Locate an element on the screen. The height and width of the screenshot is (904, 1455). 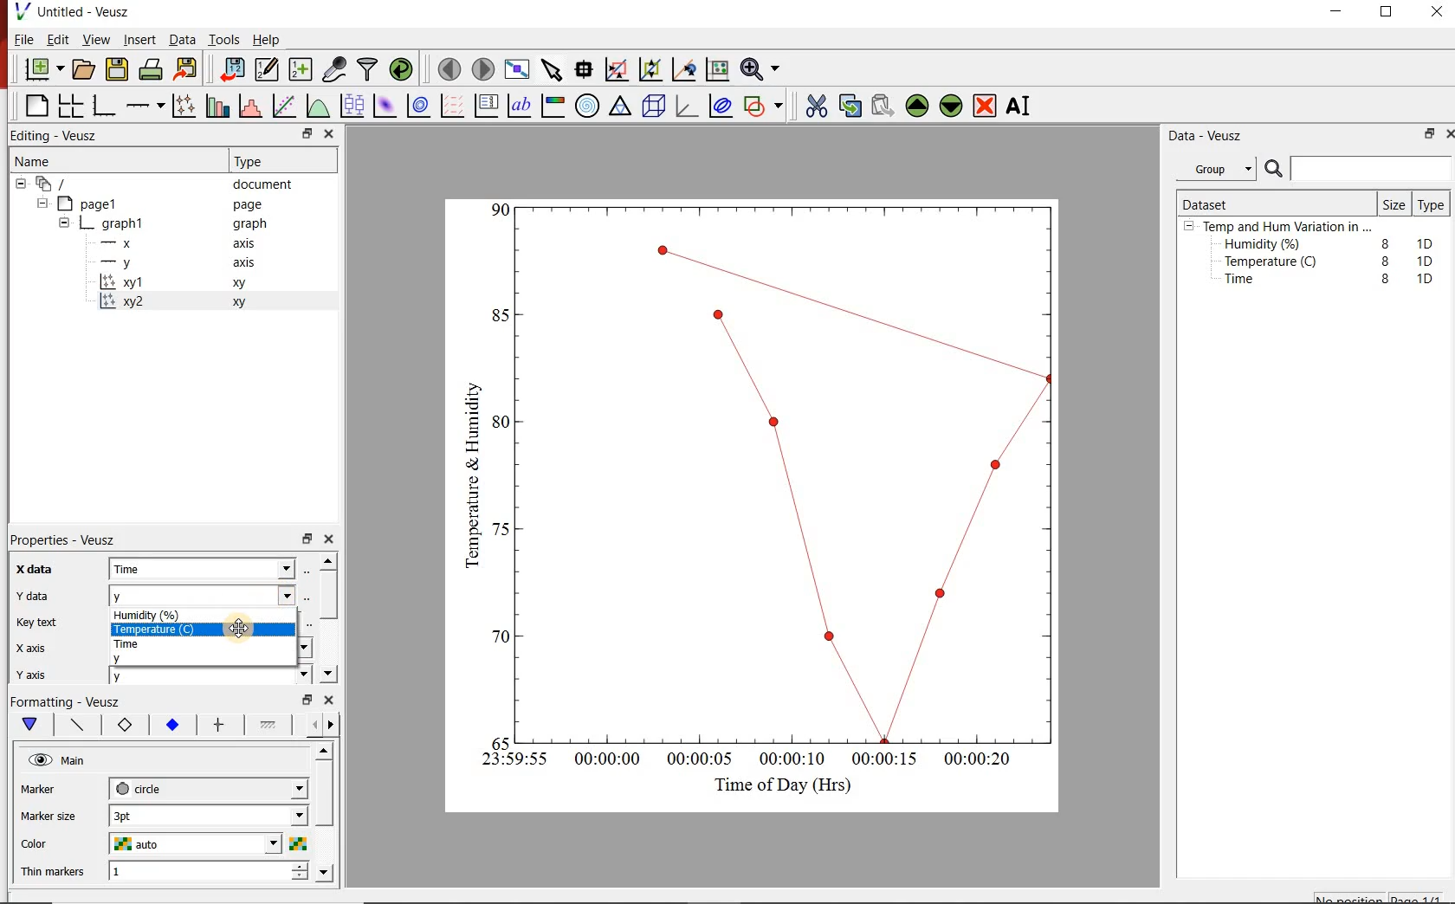
hide sub menu is located at coordinates (19, 186).